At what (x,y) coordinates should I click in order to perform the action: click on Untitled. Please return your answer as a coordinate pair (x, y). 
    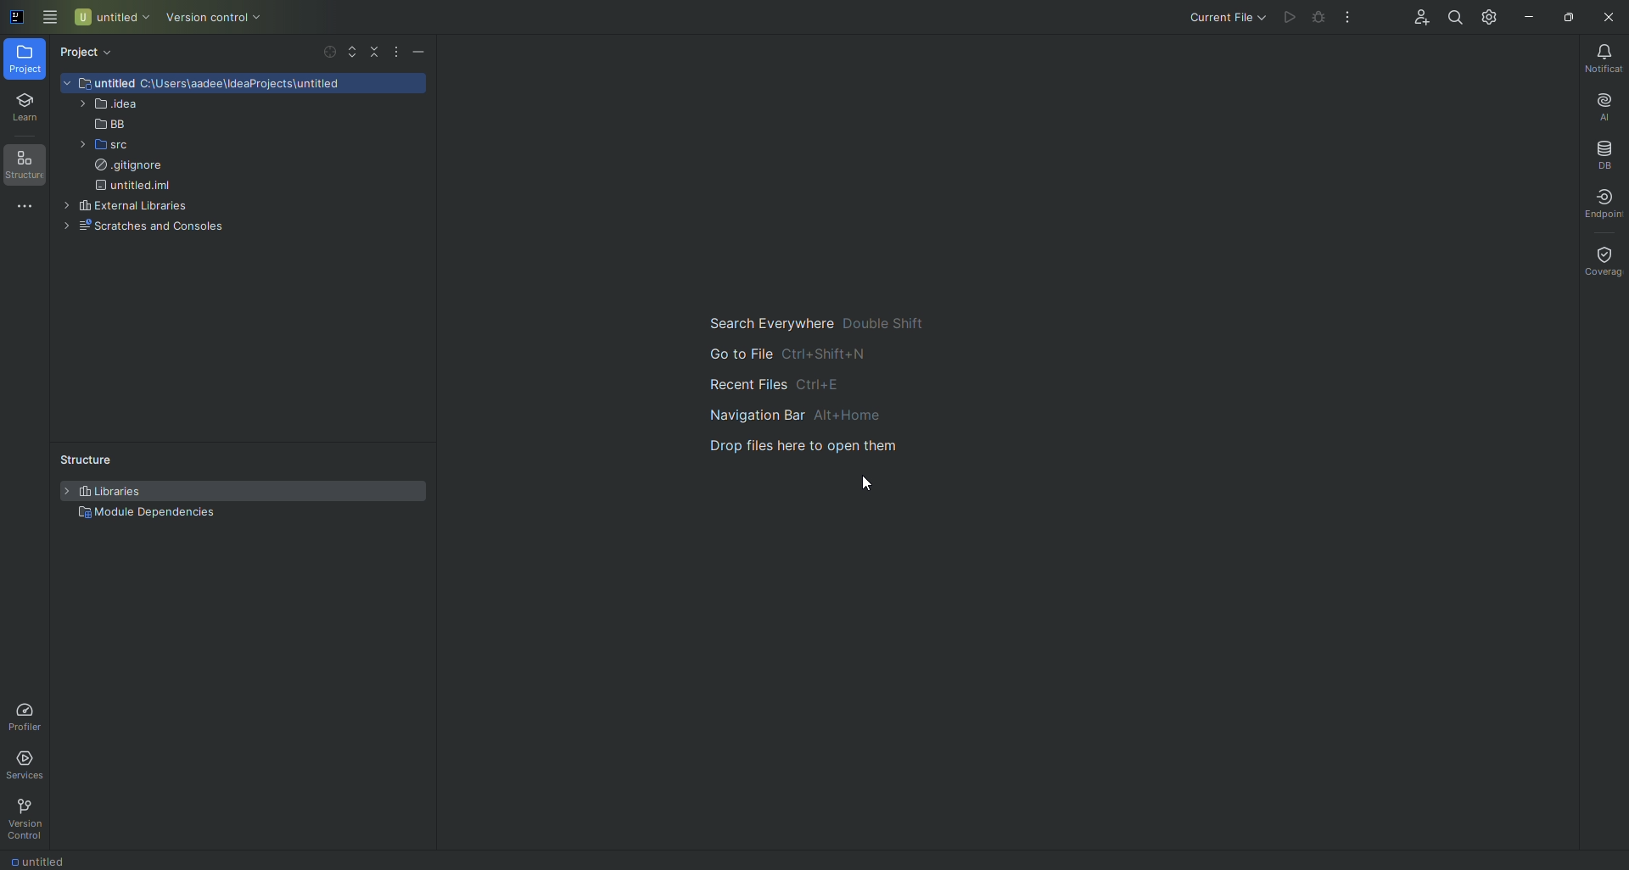
    Looking at the image, I should click on (100, 82).